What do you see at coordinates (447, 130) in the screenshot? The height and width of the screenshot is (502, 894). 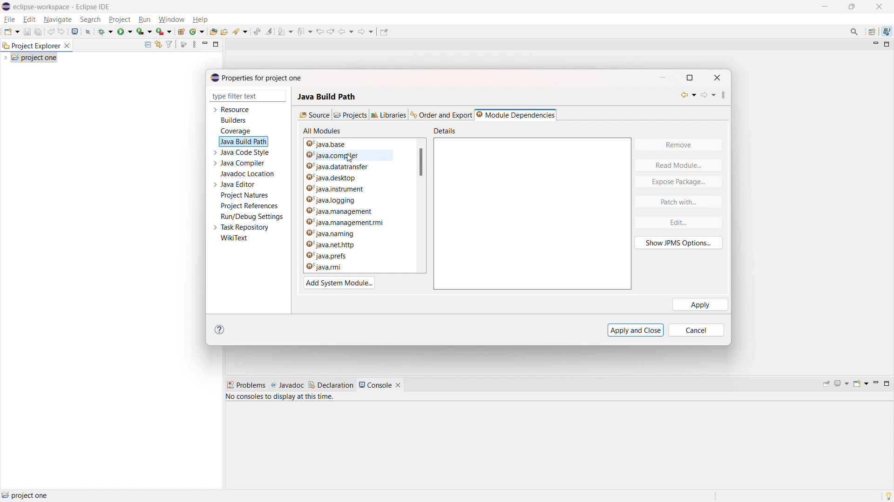 I see `details` at bounding box center [447, 130].